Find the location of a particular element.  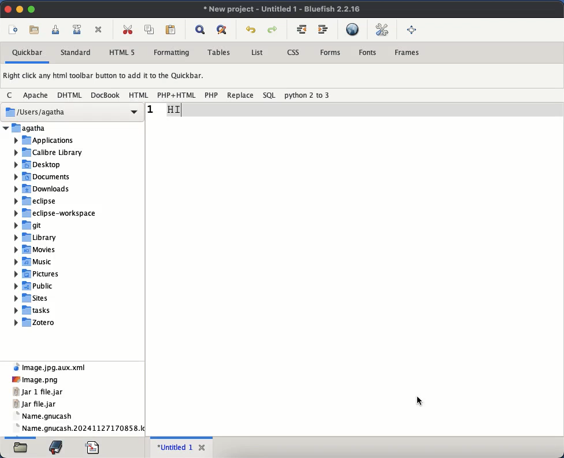

Movies is located at coordinates (34, 249).